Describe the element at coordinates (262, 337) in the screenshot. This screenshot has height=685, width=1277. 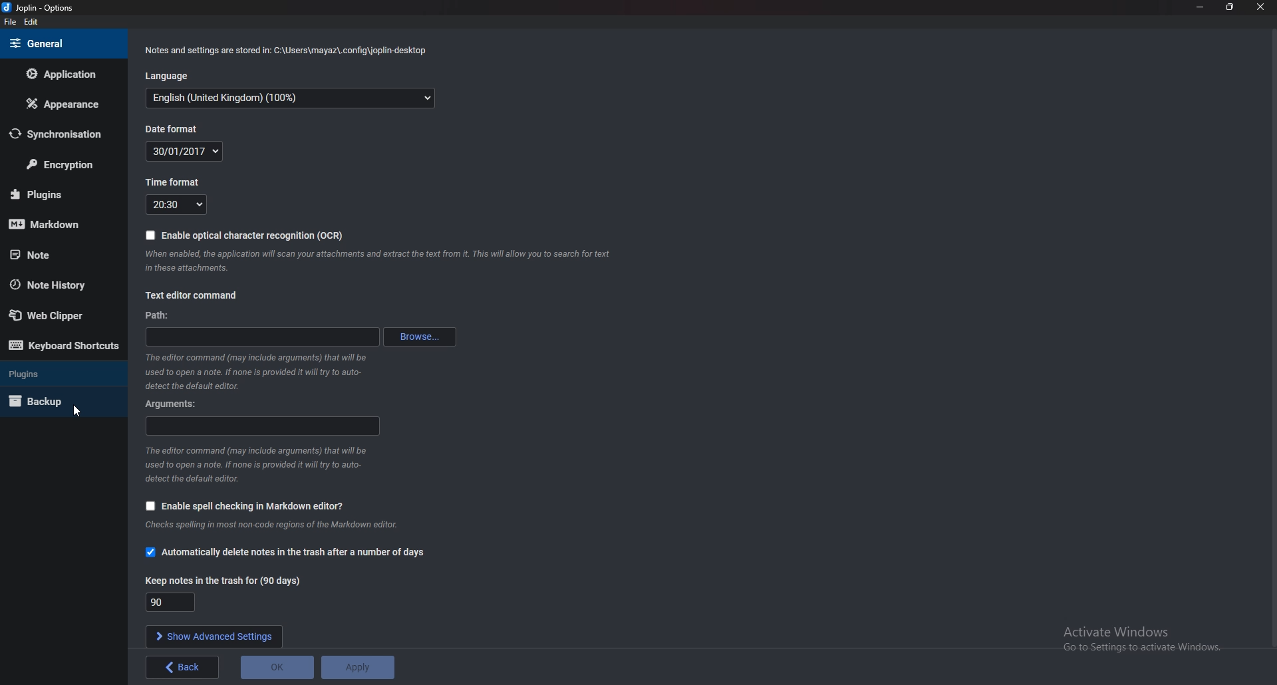
I see `path` at that location.